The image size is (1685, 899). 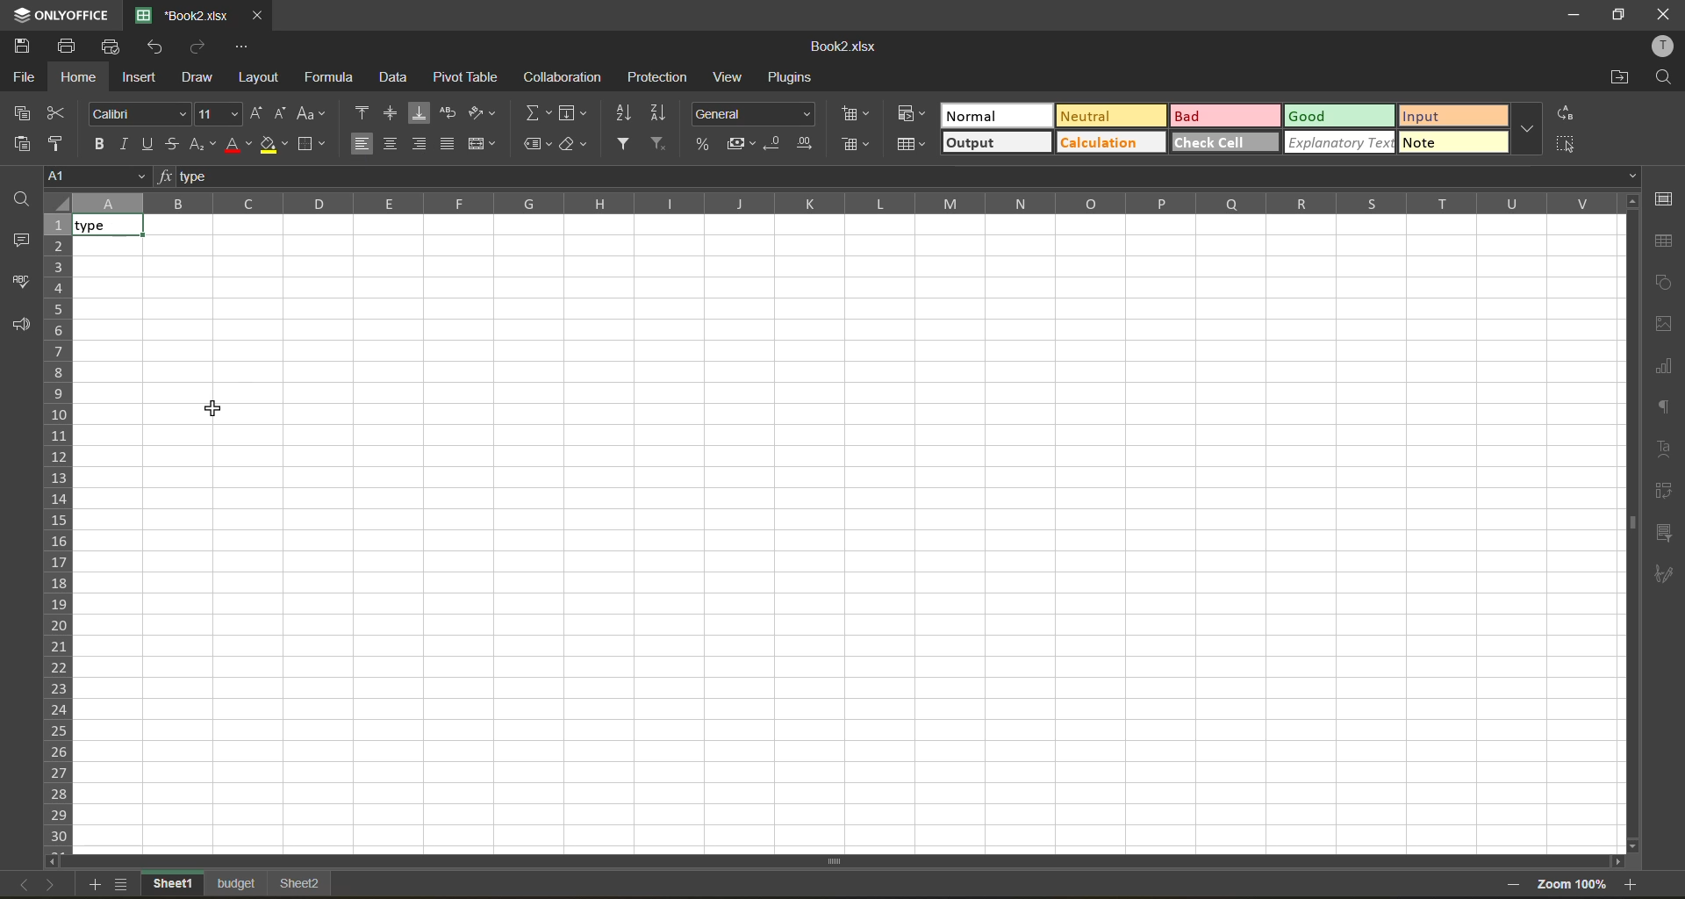 I want to click on profile, so click(x=1660, y=45).